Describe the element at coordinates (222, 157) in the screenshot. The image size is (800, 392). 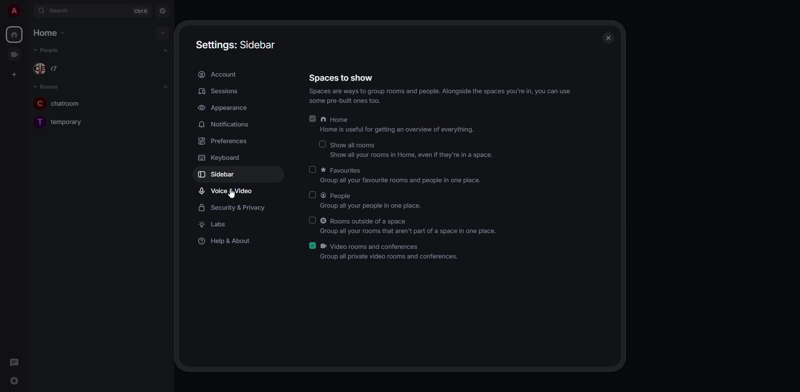
I see `keyboard` at that location.